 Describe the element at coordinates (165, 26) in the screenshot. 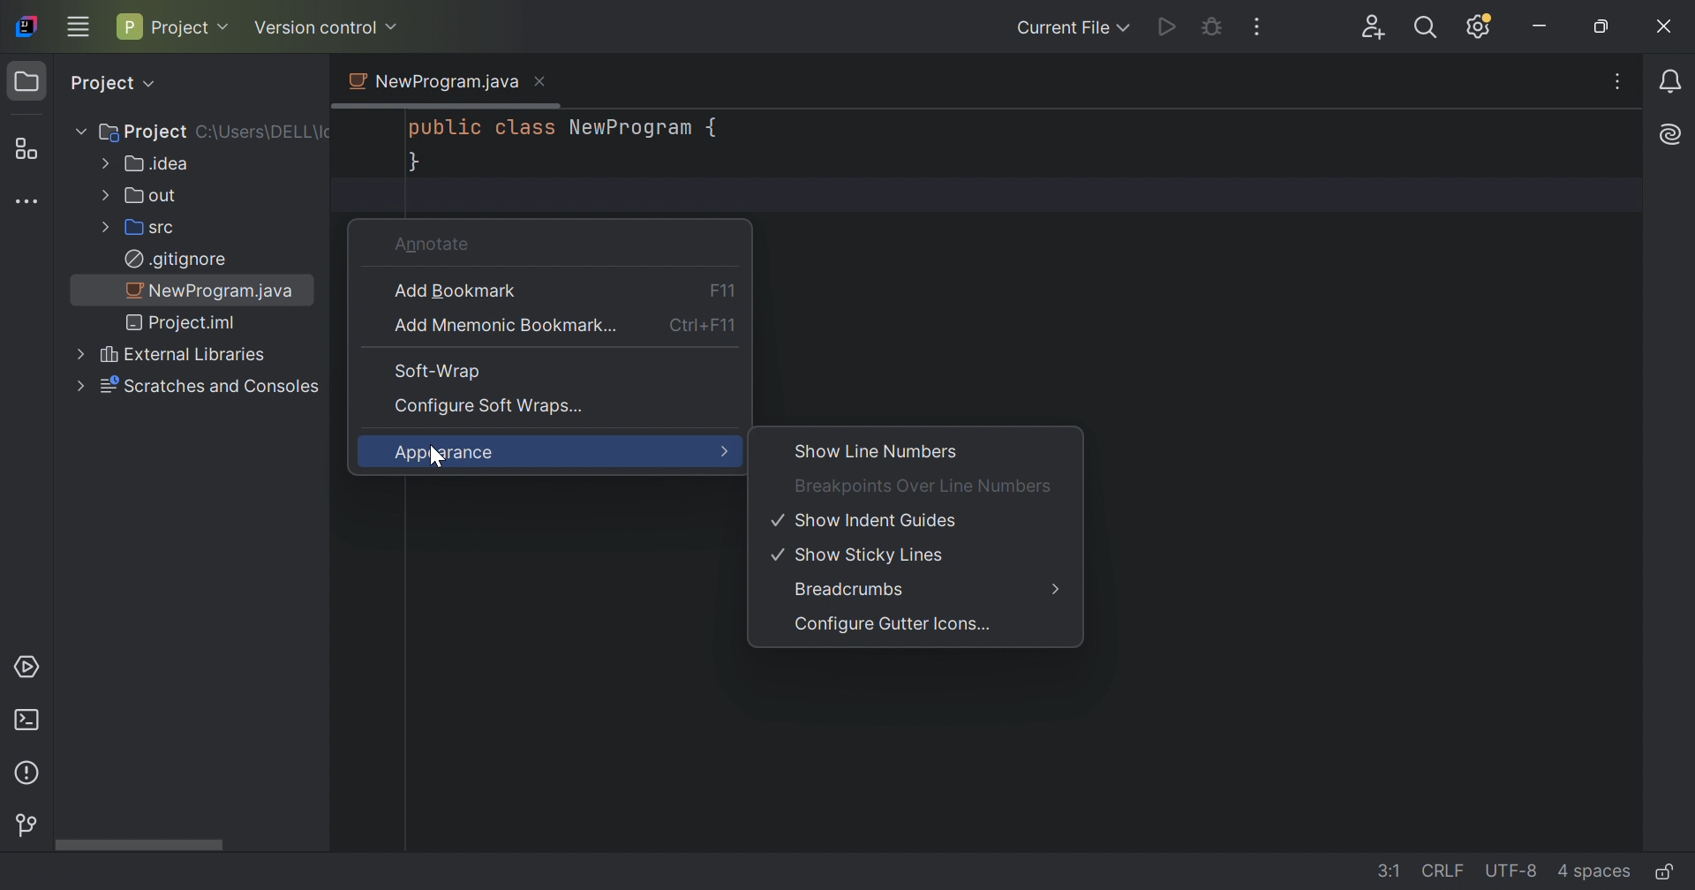

I see `Project` at that location.